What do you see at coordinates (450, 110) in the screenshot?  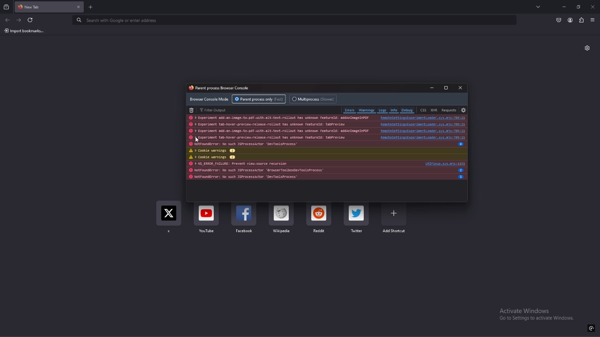 I see `requests` at bounding box center [450, 110].